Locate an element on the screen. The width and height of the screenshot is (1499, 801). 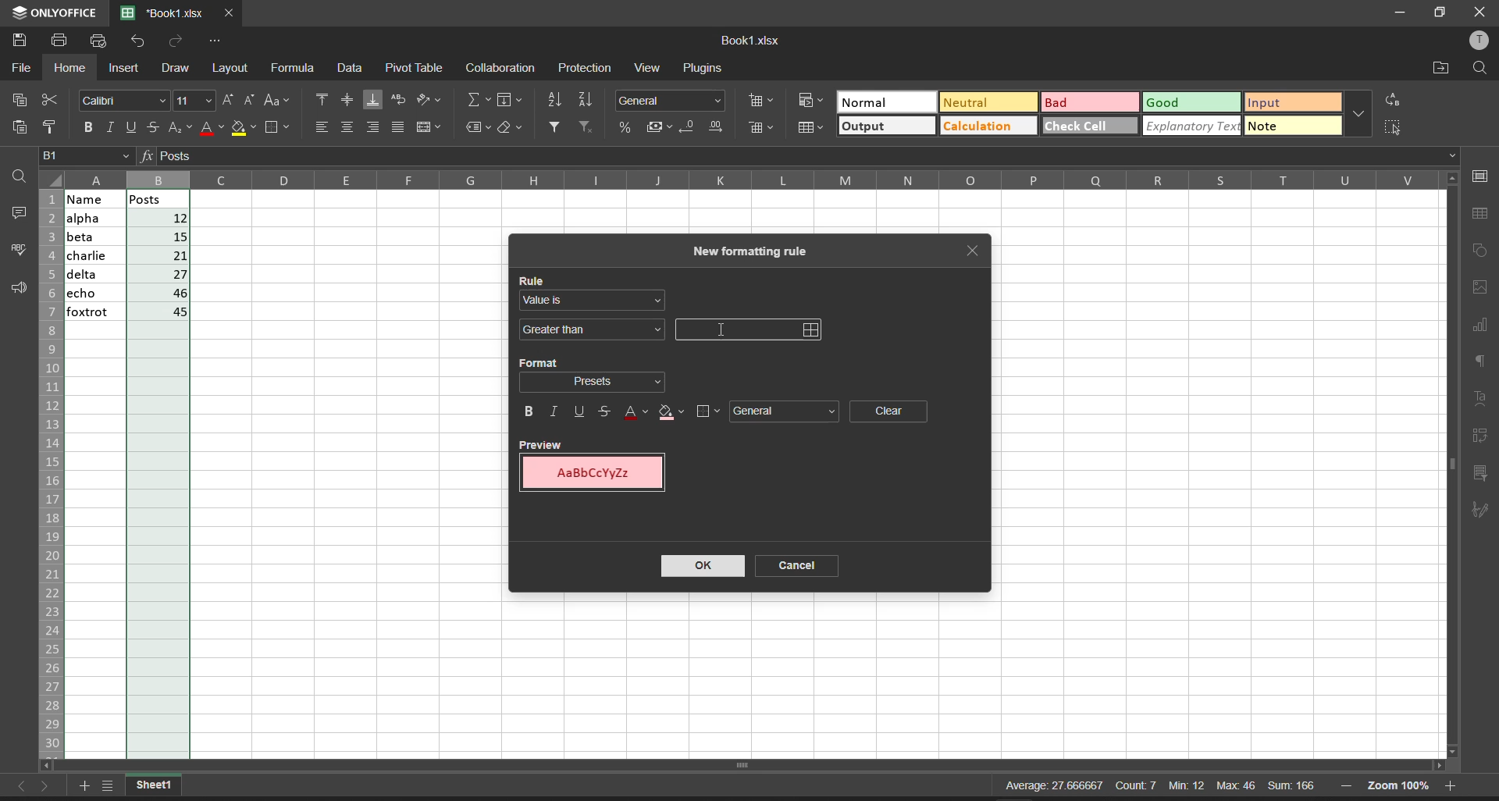
row name is located at coordinates (53, 468).